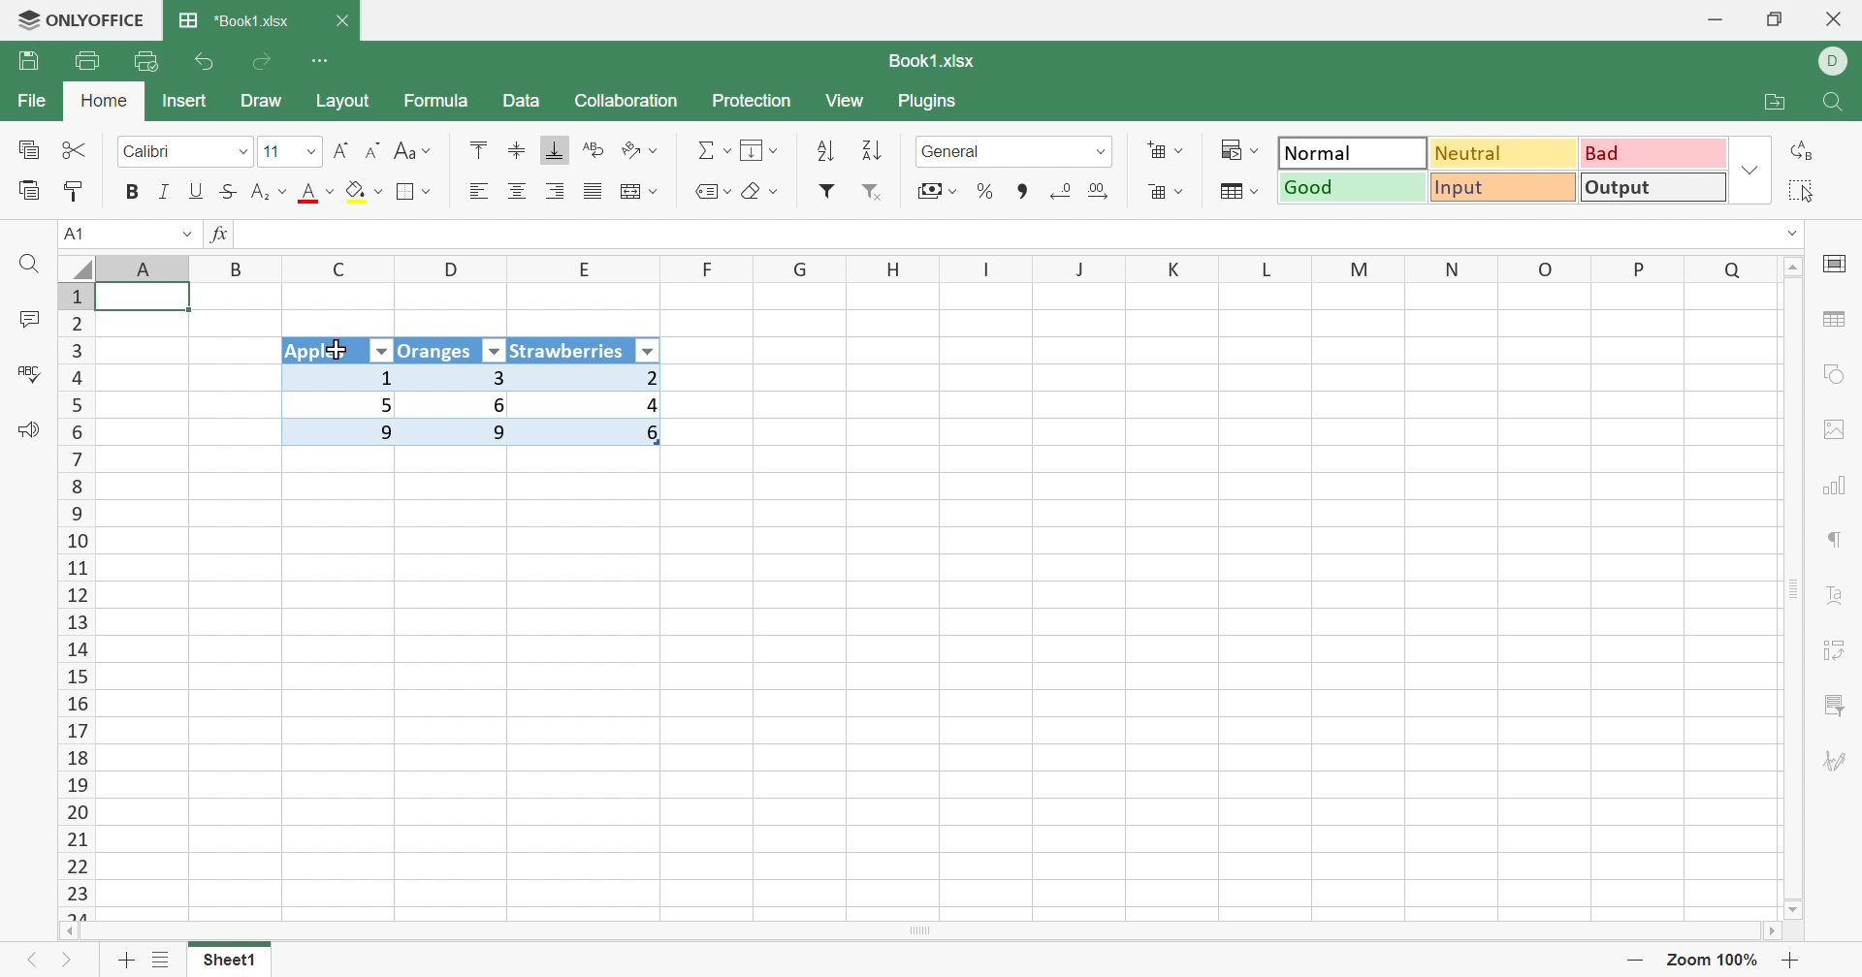  What do you see at coordinates (27, 151) in the screenshot?
I see `Copy` at bounding box center [27, 151].